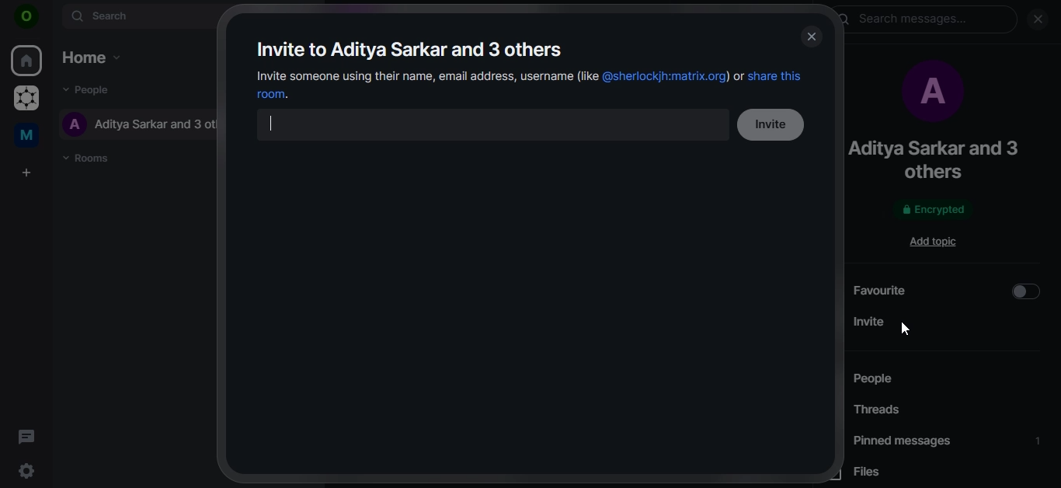 The image size is (1061, 488). Describe the element at coordinates (530, 85) in the screenshot. I see `invite someone using their name, email address, username or share this room.` at that location.